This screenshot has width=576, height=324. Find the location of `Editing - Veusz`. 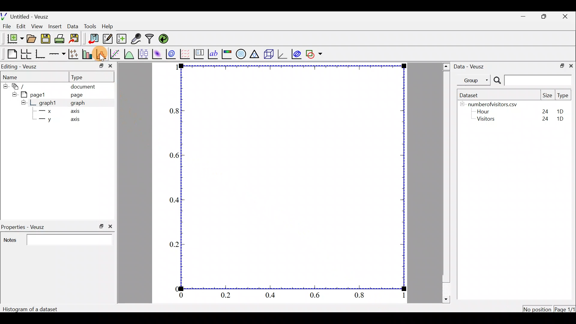

Editing - Veusz is located at coordinates (20, 66).